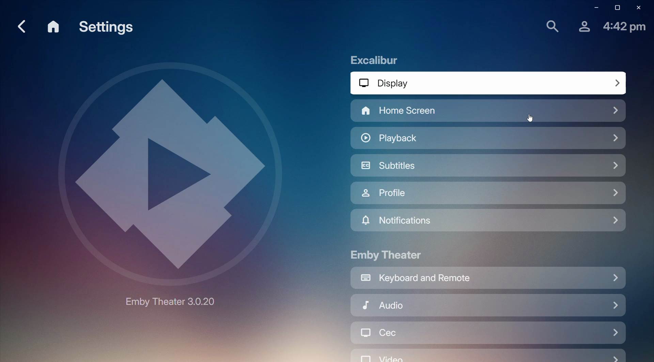 The height and width of the screenshot is (362, 654). I want to click on Close, so click(640, 8).